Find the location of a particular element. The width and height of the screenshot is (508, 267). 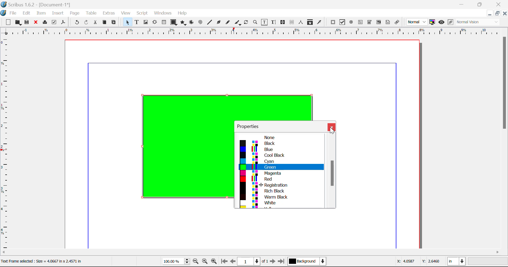

Restore Down is located at coordinates (462, 4).